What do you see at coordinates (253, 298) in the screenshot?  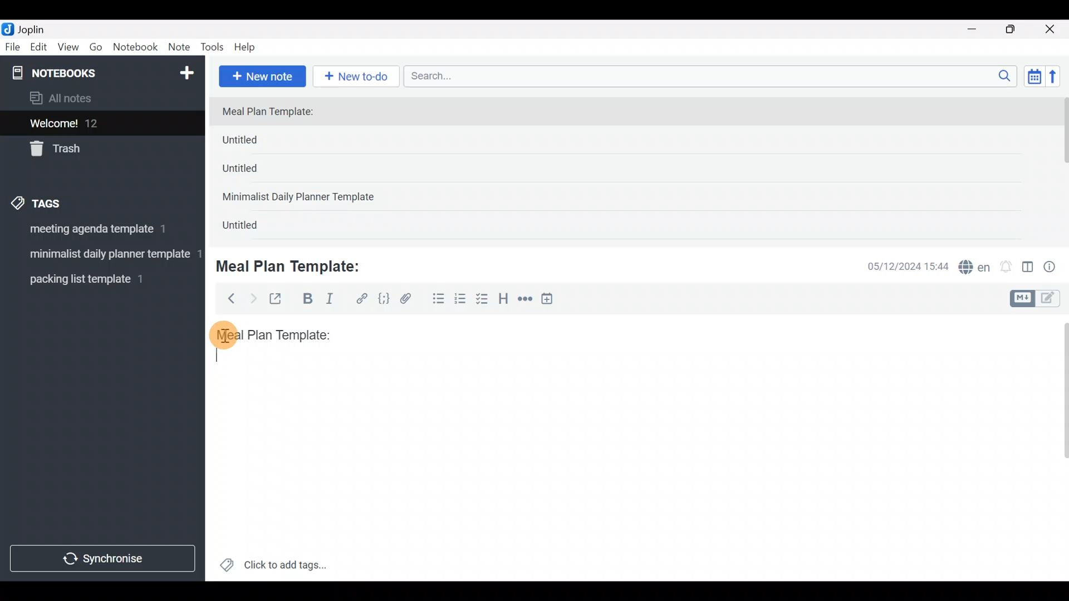 I see `Forward` at bounding box center [253, 298].